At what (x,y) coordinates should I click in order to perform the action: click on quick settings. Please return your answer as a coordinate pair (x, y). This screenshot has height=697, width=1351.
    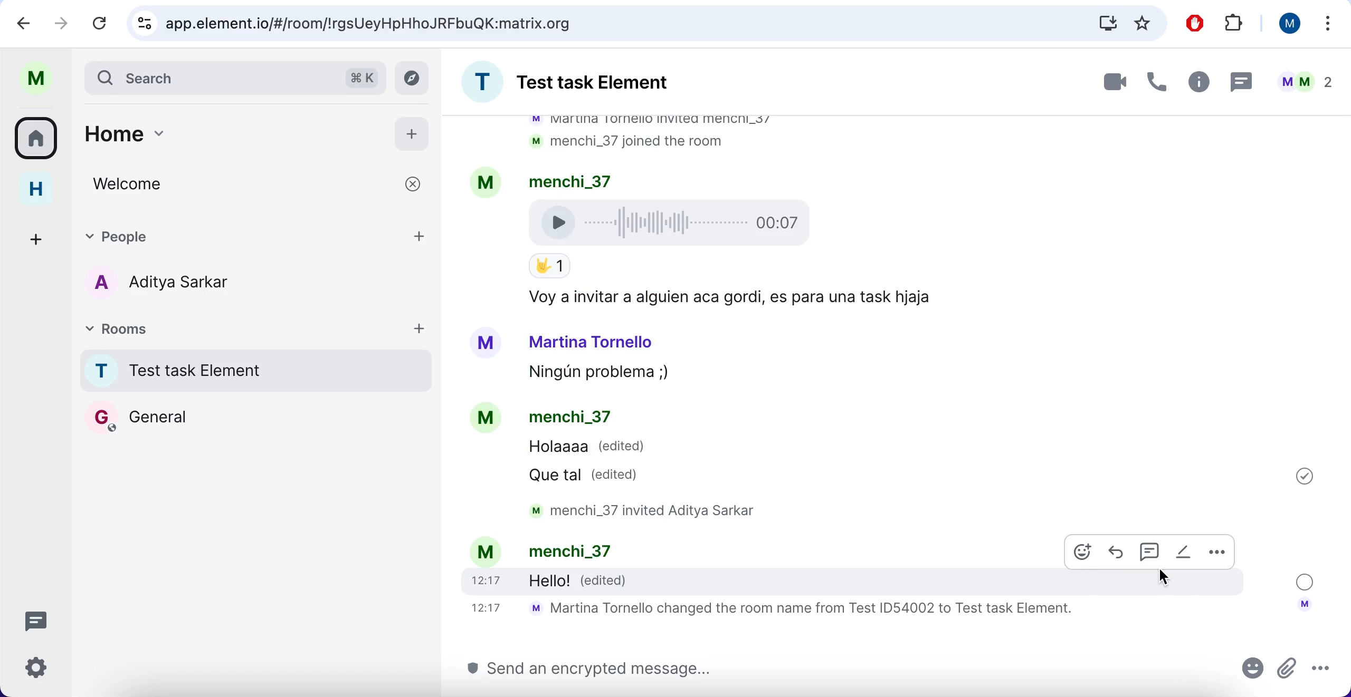
    Looking at the image, I should click on (36, 666).